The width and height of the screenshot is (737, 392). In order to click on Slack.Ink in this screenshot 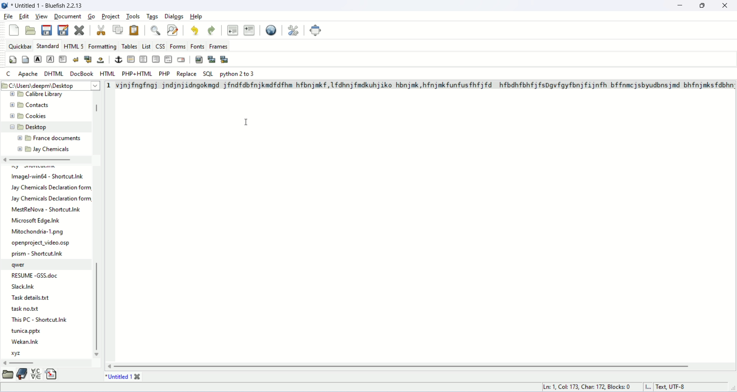, I will do `click(21, 287)`.